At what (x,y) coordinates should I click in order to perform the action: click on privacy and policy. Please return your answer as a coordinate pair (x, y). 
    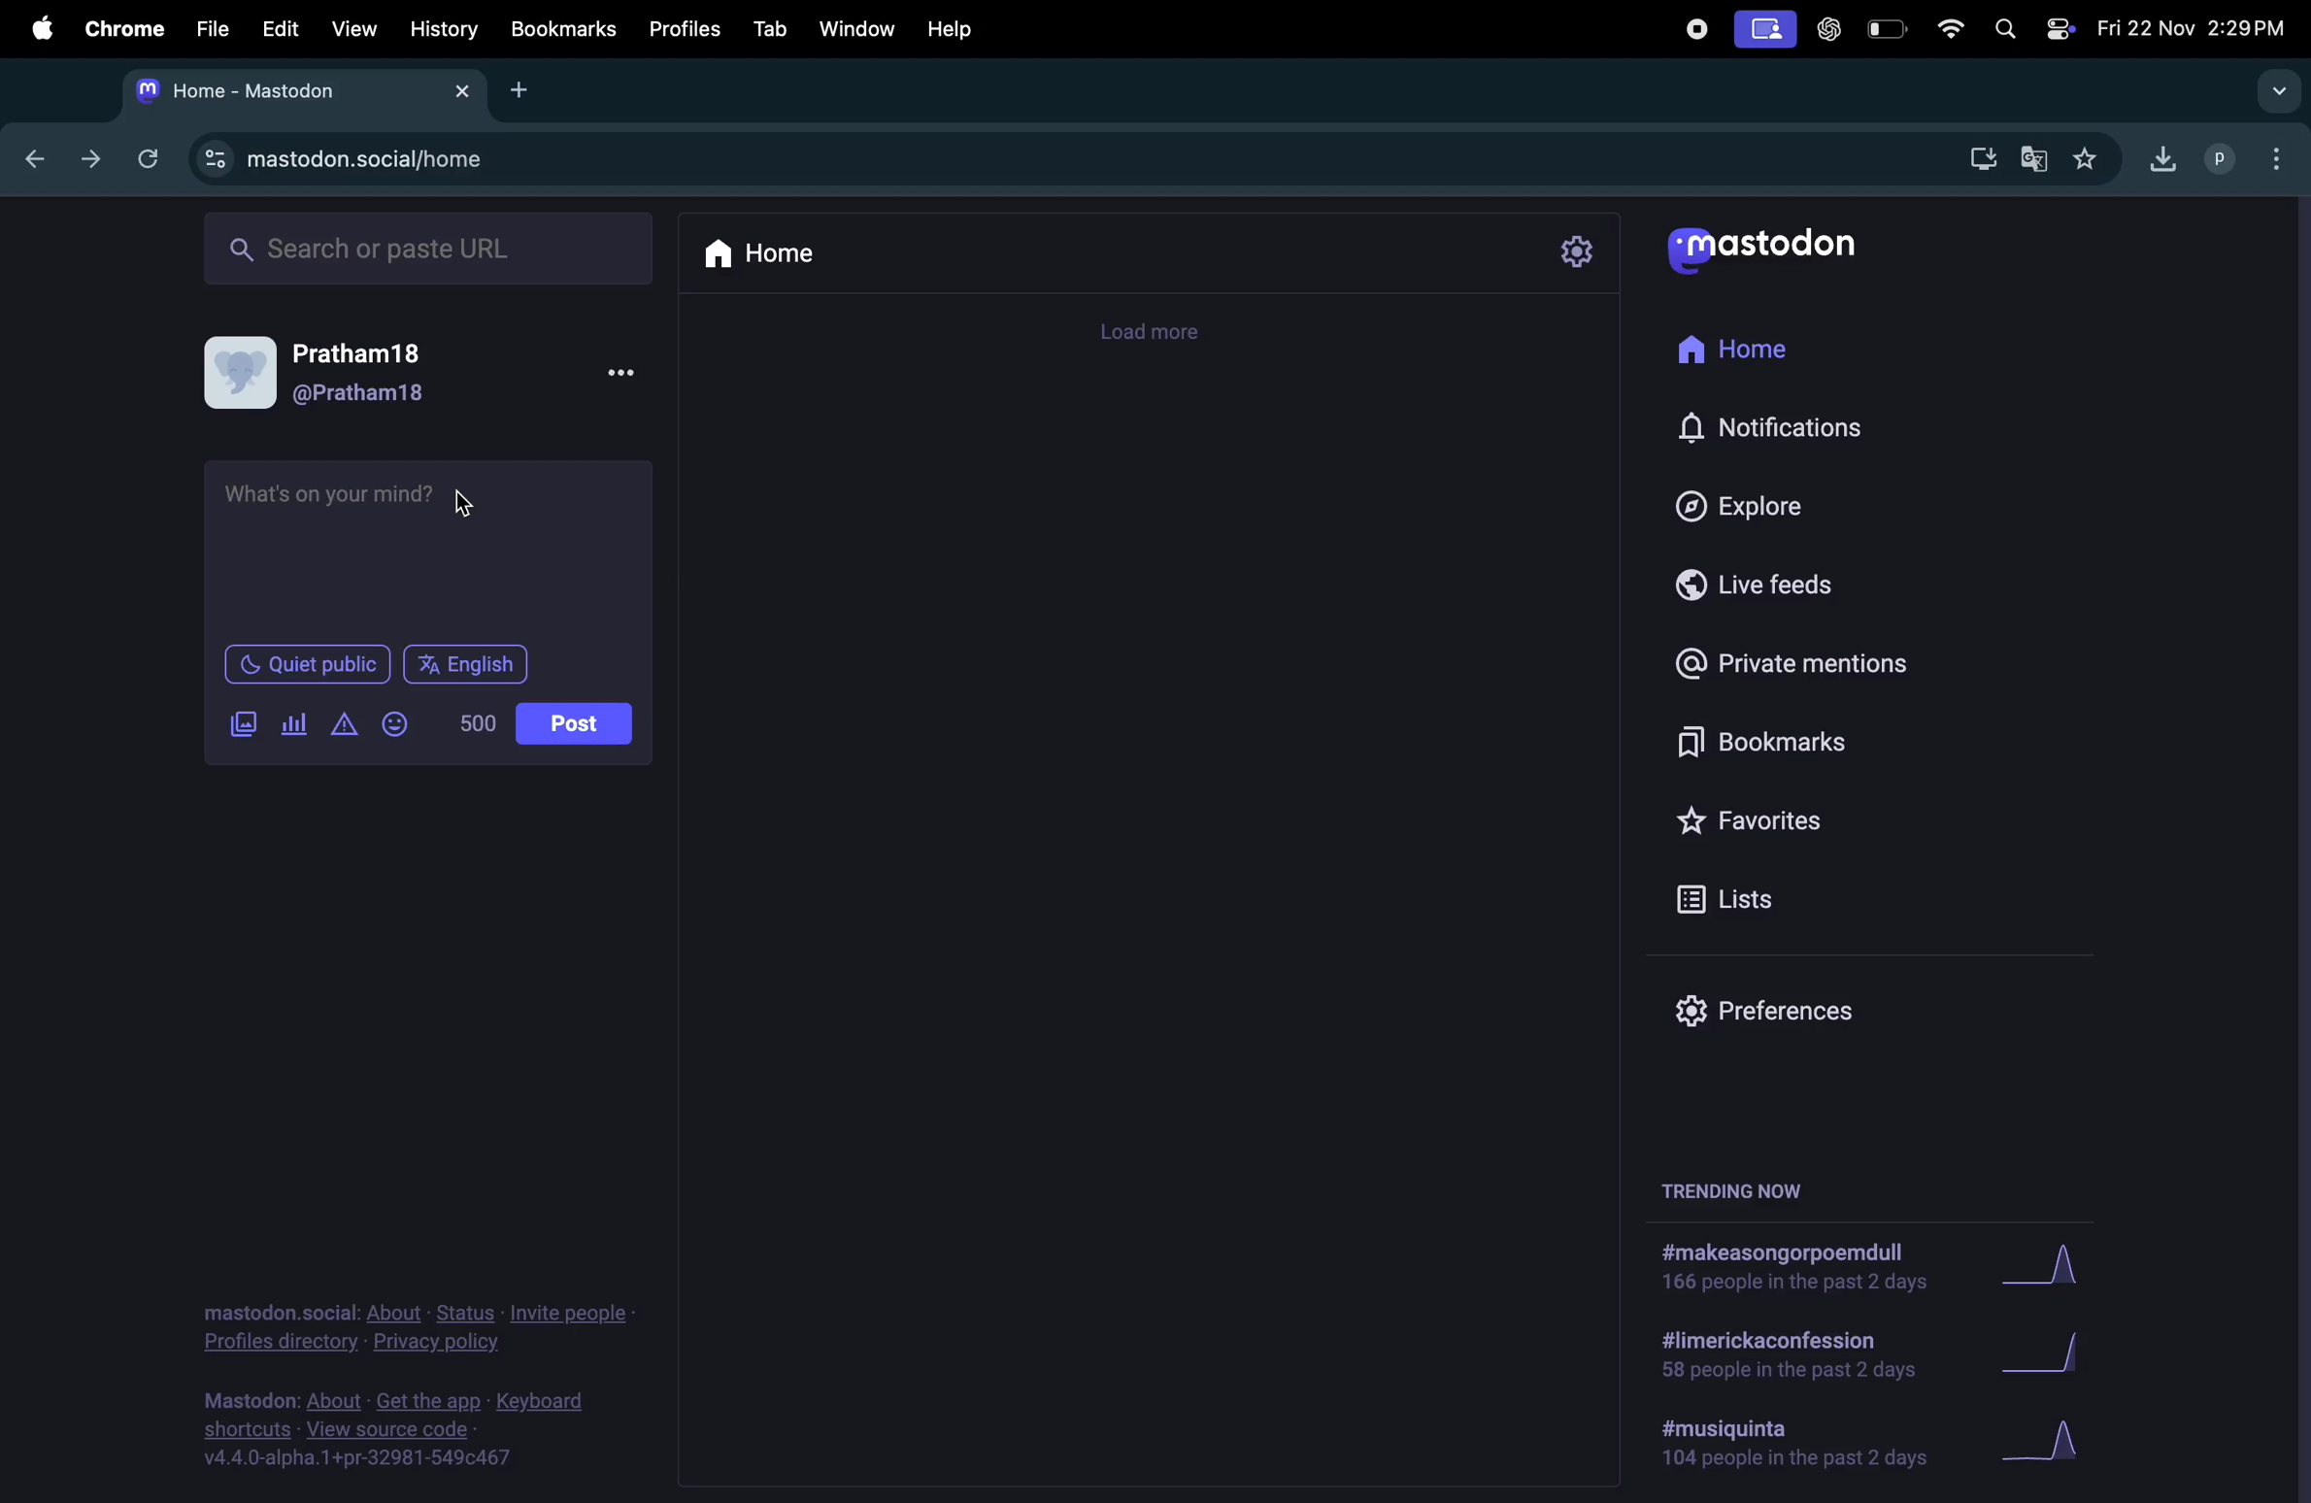
    Looking at the image, I should click on (419, 1324).